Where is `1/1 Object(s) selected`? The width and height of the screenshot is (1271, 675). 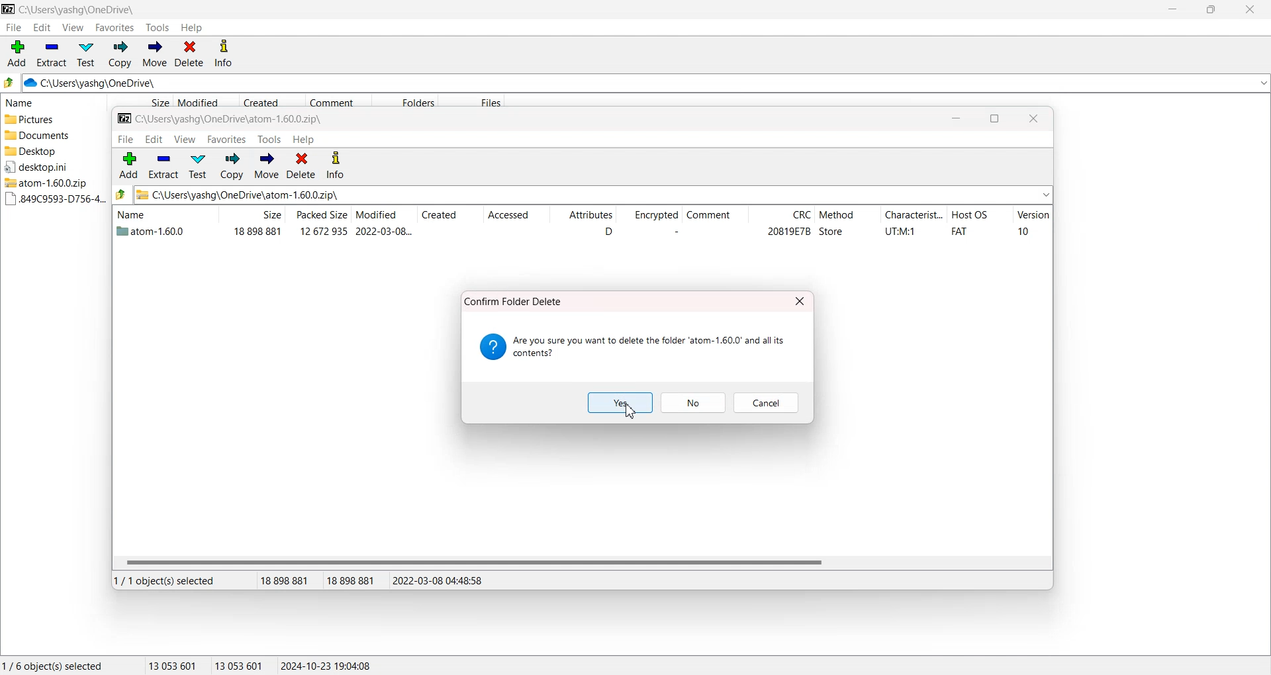
1/1 Object(s) selected is located at coordinates (164, 580).